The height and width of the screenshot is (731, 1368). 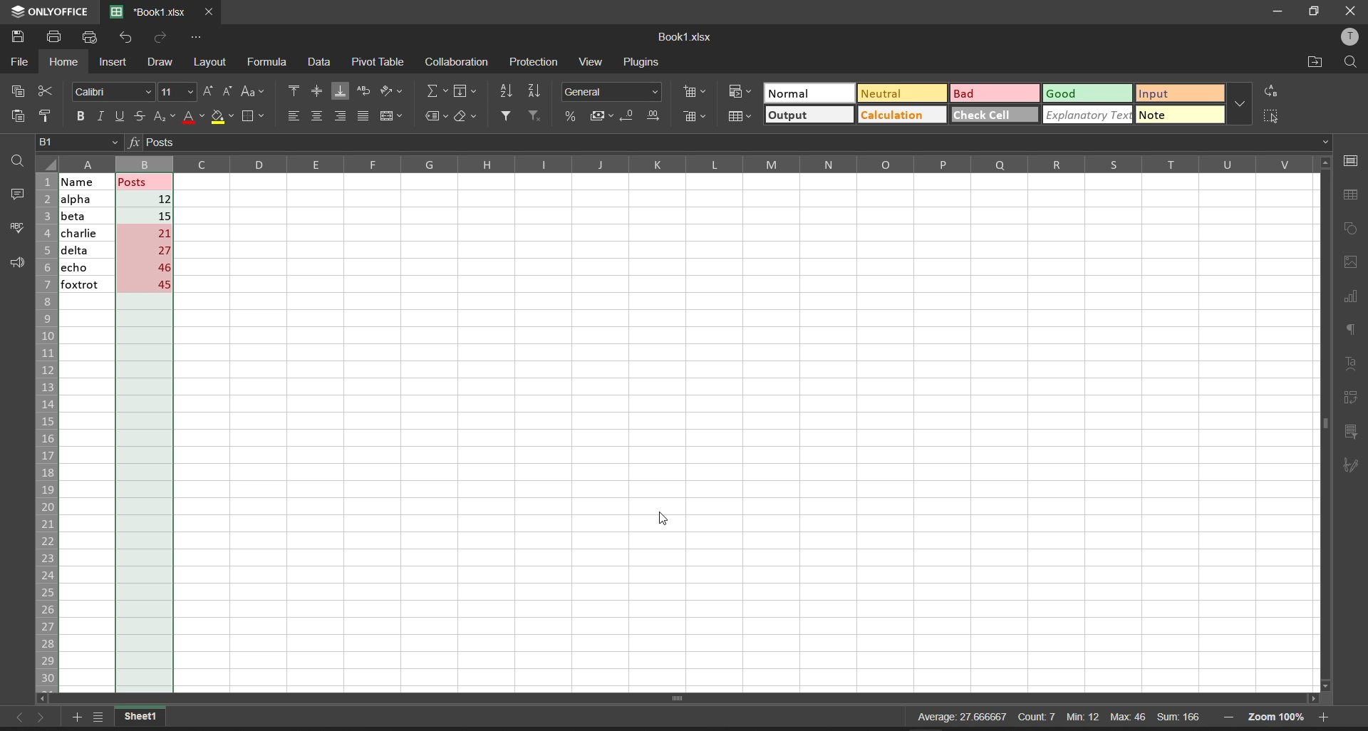 What do you see at coordinates (883, 93) in the screenshot?
I see `Neutral` at bounding box center [883, 93].